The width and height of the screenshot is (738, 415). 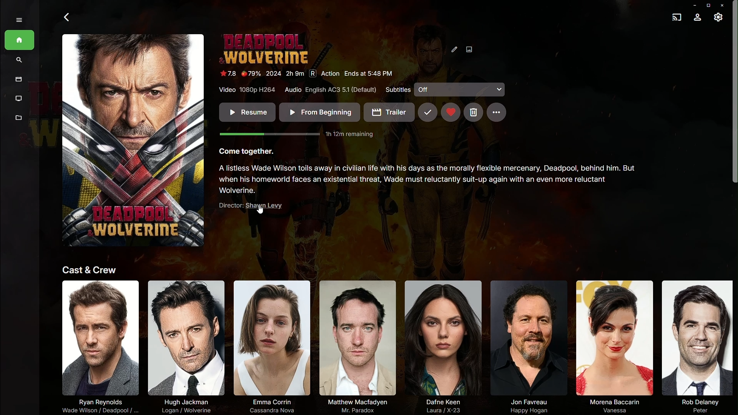 I want to click on Jon Favreau, so click(x=524, y=345).